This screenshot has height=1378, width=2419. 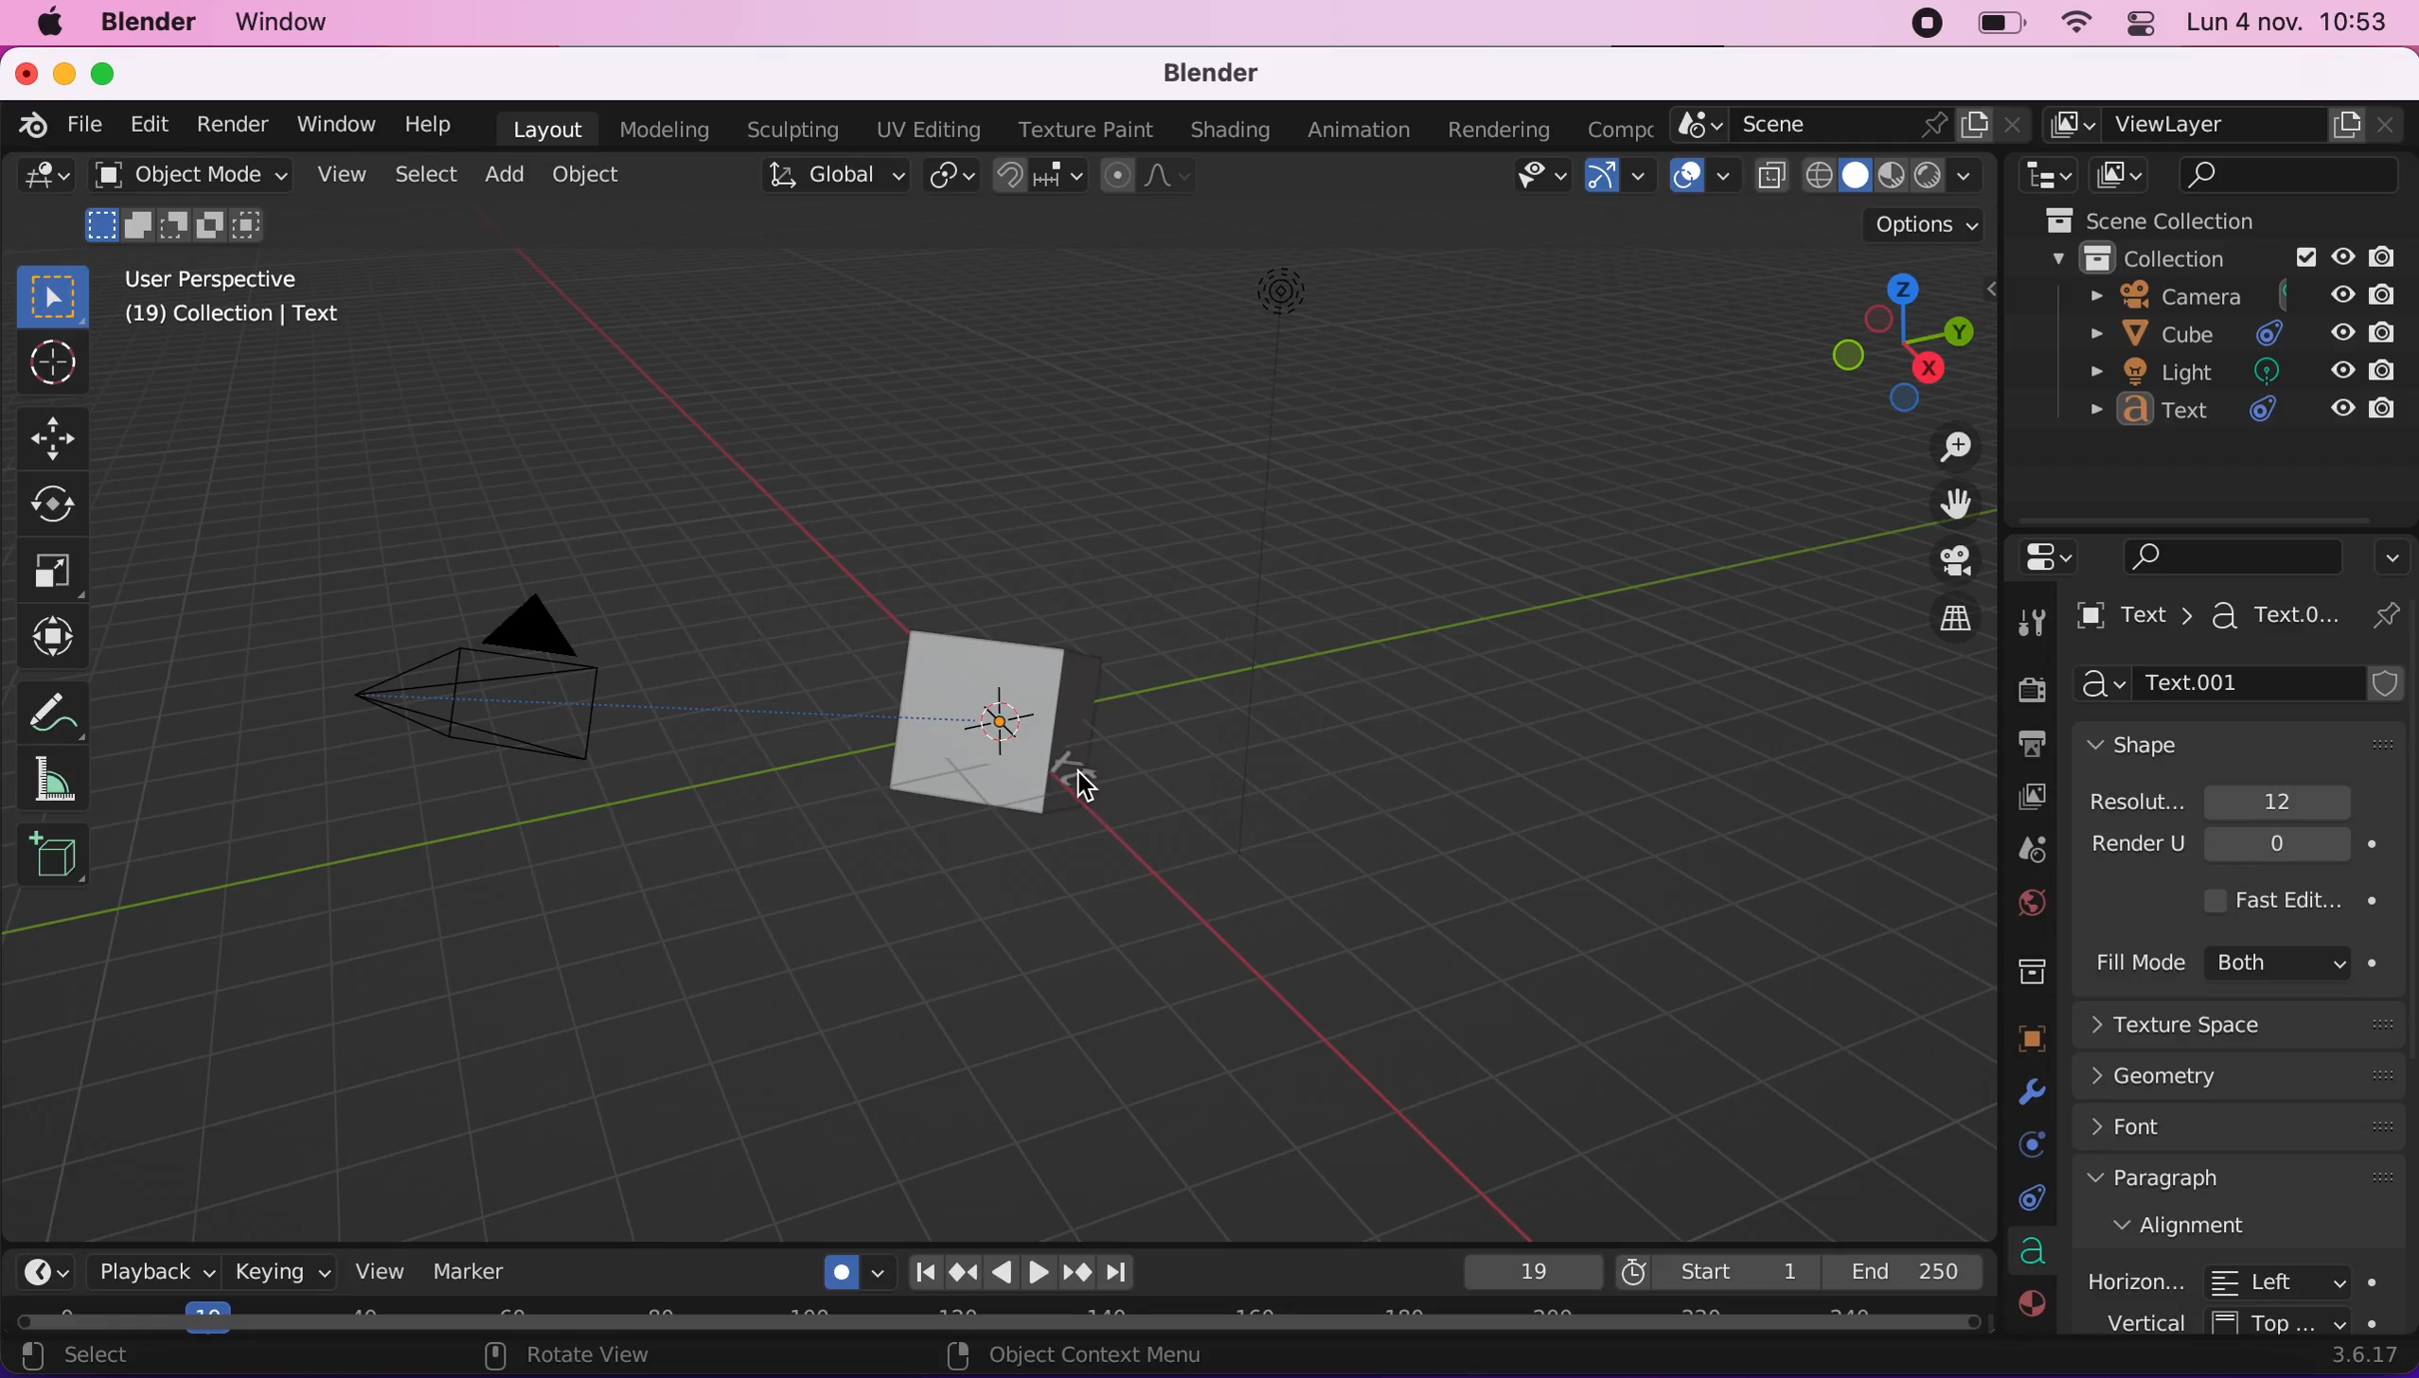 What do you see at coordinates (2027, 1201) in the screenshot?
I see `constraints` at bounding box center [2027, 1201].